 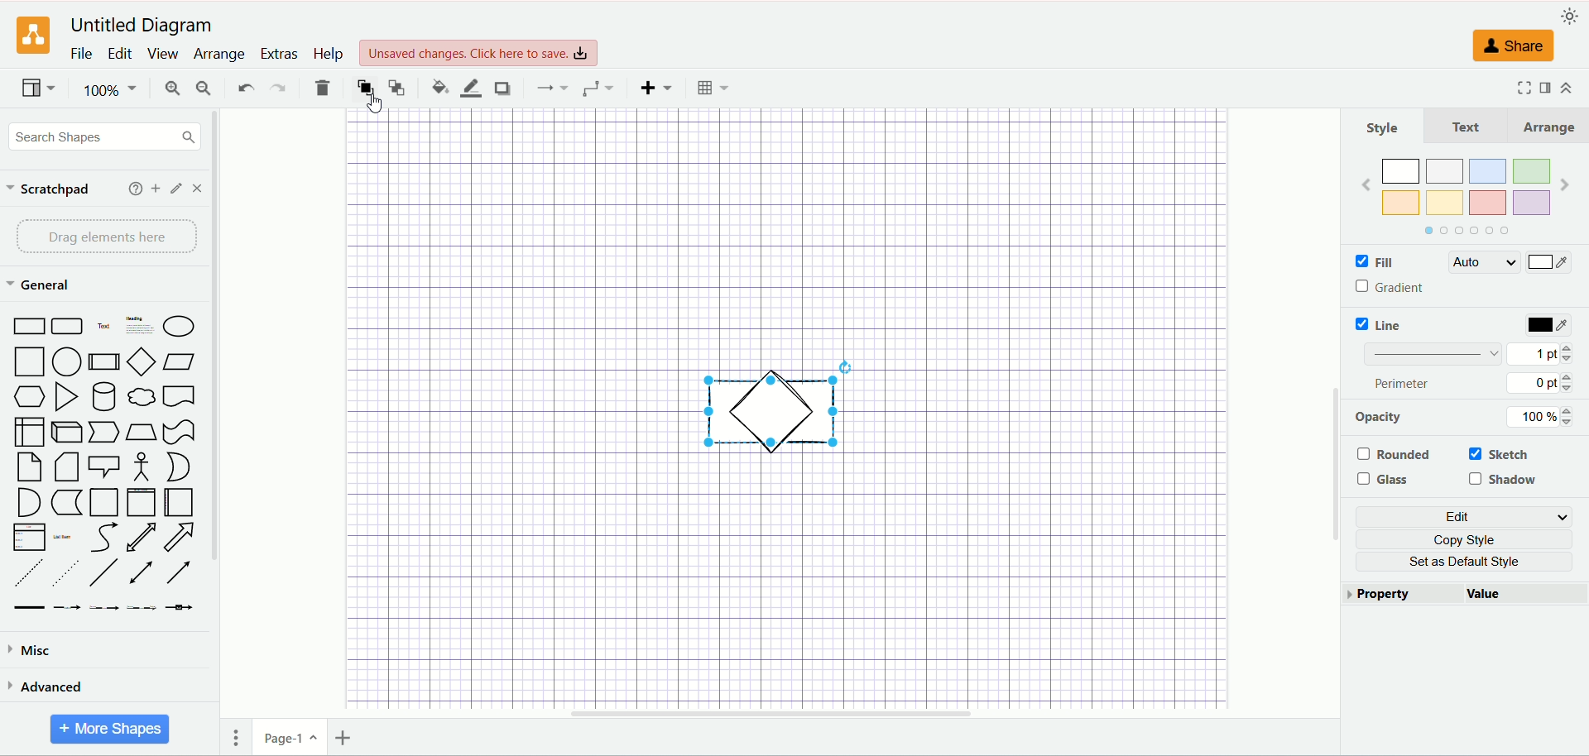 I want to click on process, so click(x=105, y=361).